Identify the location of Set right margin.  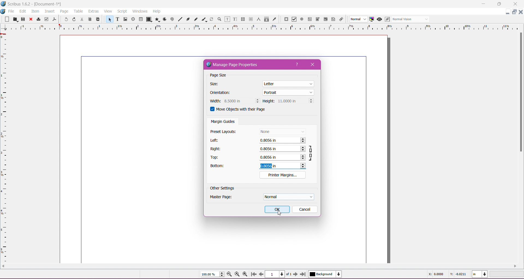
(282, 149).